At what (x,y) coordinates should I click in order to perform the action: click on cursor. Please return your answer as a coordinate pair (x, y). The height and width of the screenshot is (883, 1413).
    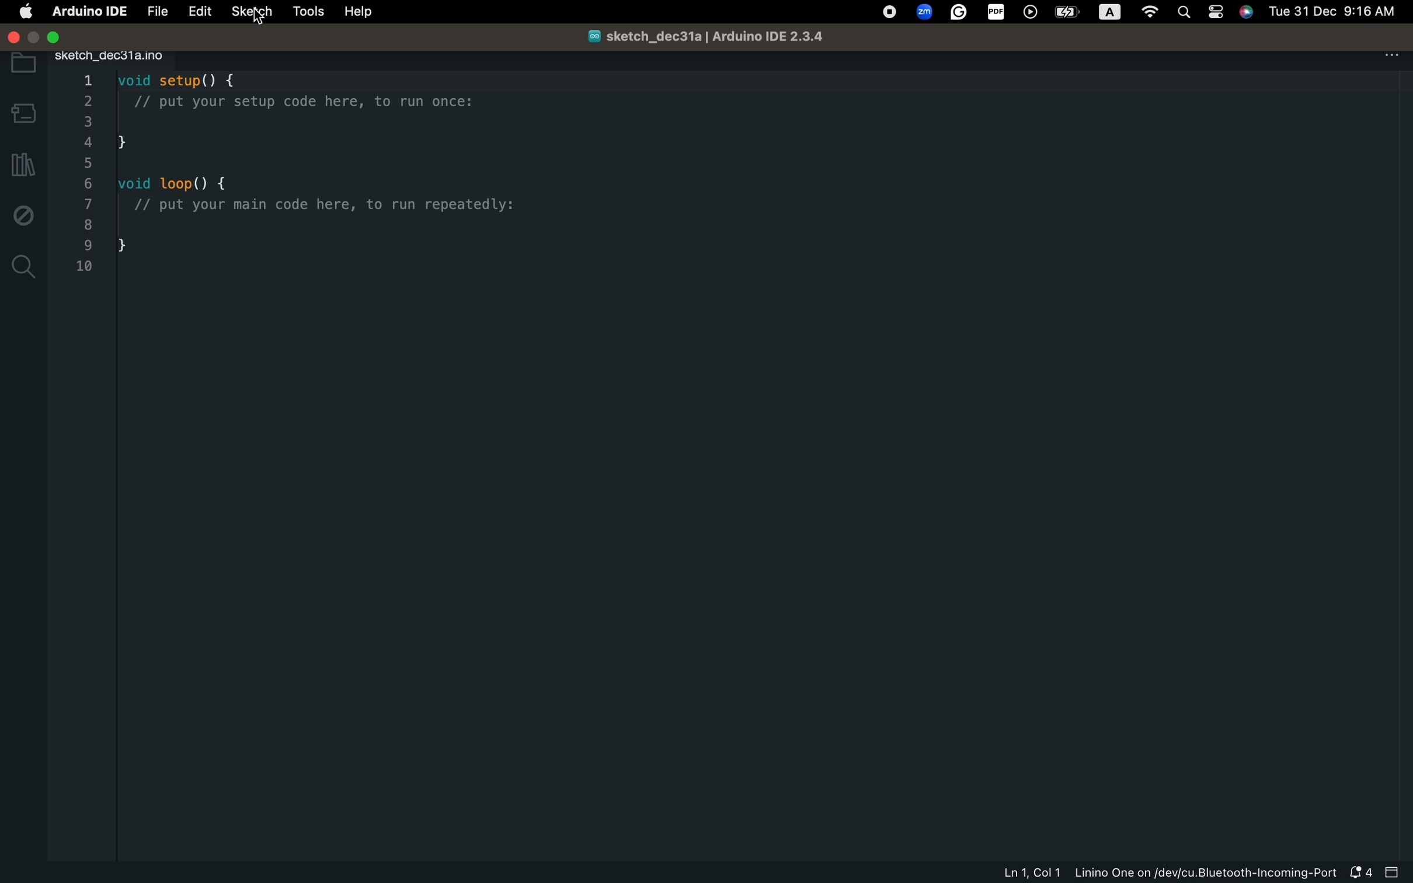
    Looking at the image, I should click on (259, 15).